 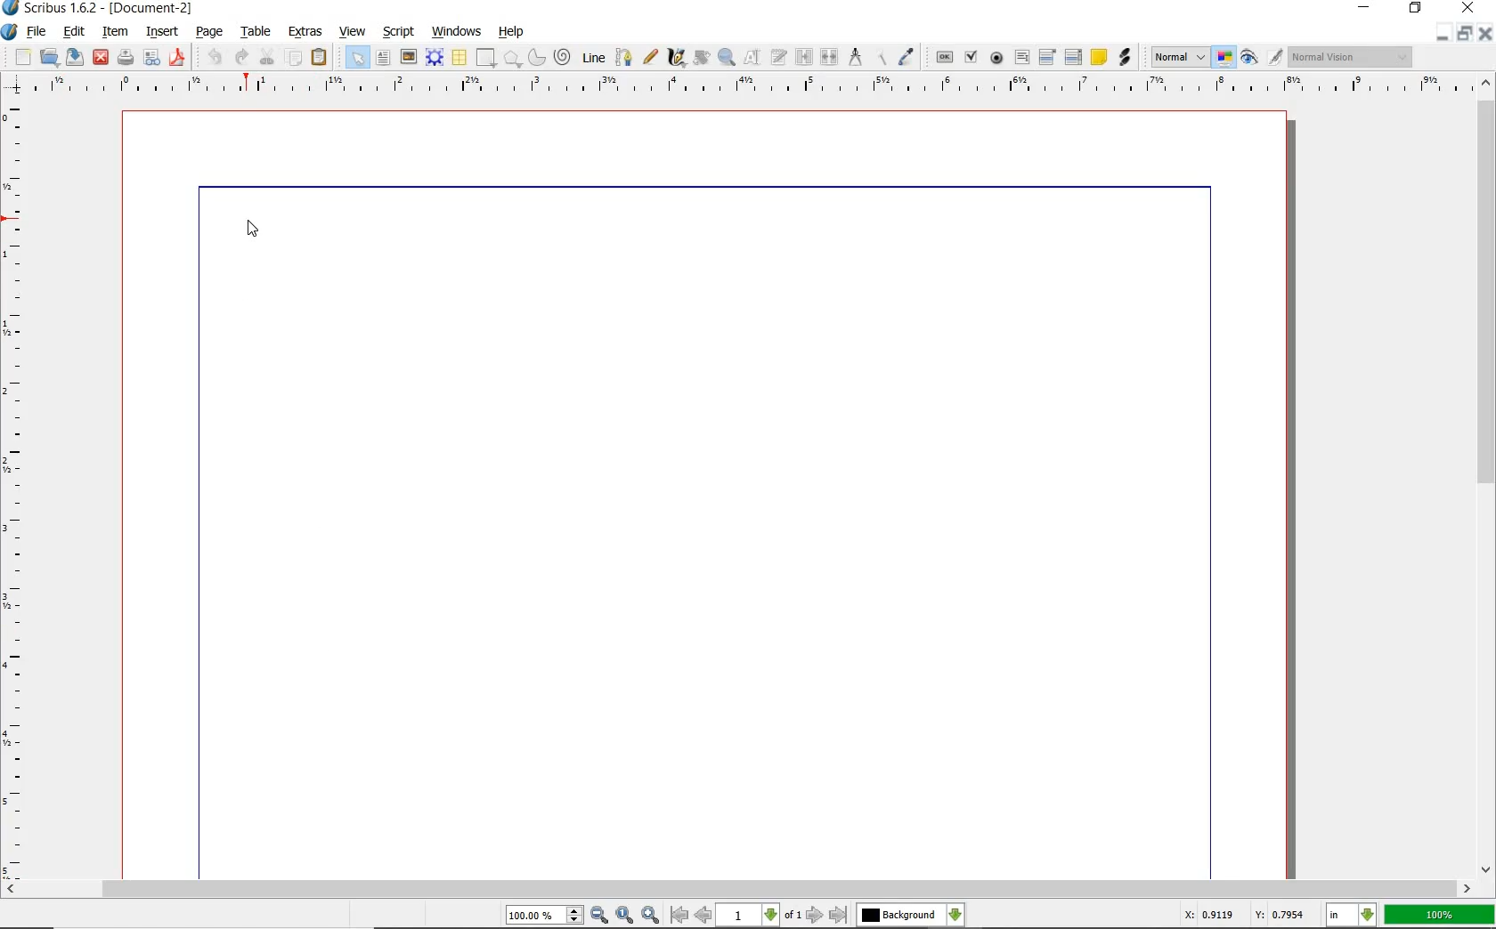 I want to click on pdf push button, so click(x=945, y=58).